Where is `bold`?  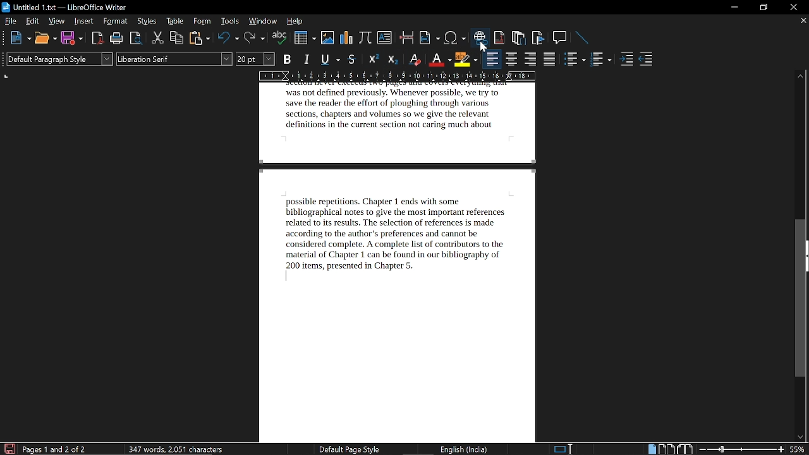
bold is located at coordinates (288, 59).